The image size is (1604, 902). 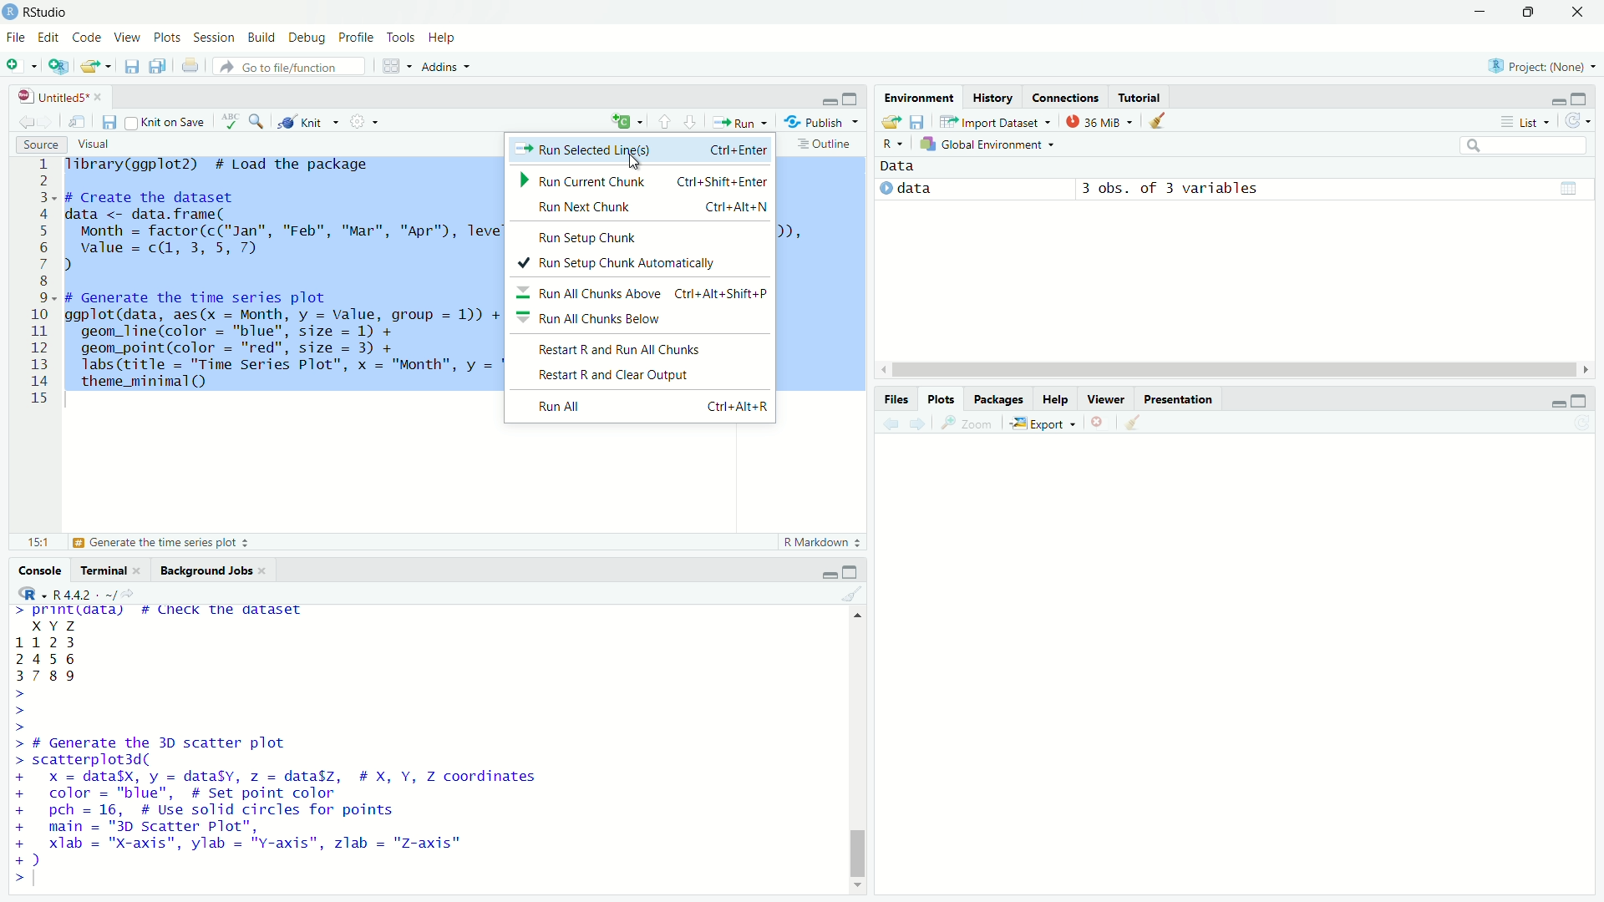 What do you see at coordinates (309, 124) in the screenshot?
I see `knit` at bounding box center [309, 124].